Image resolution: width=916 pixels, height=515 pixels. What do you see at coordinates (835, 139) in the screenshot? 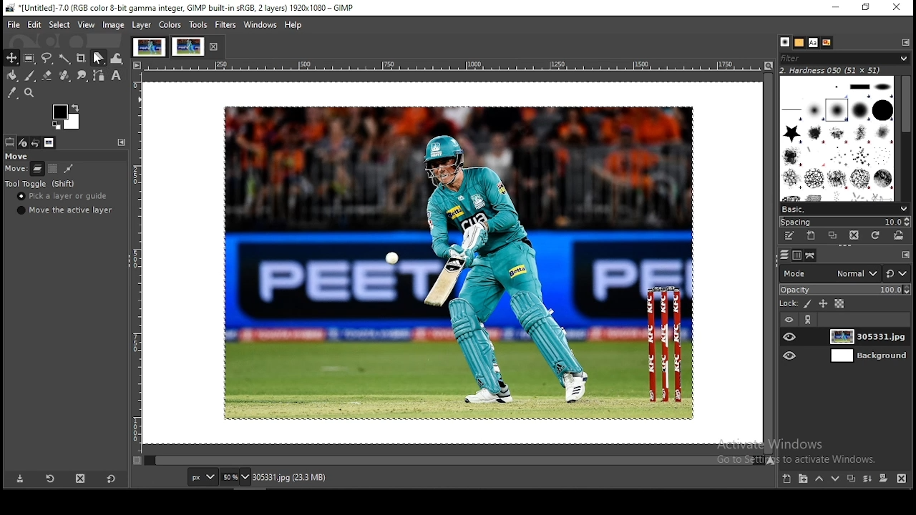
I see `brushes` at bounding box center [835, 139].